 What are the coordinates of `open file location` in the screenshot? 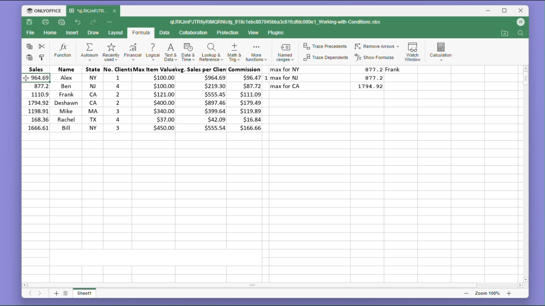 It's located at (505, 34).